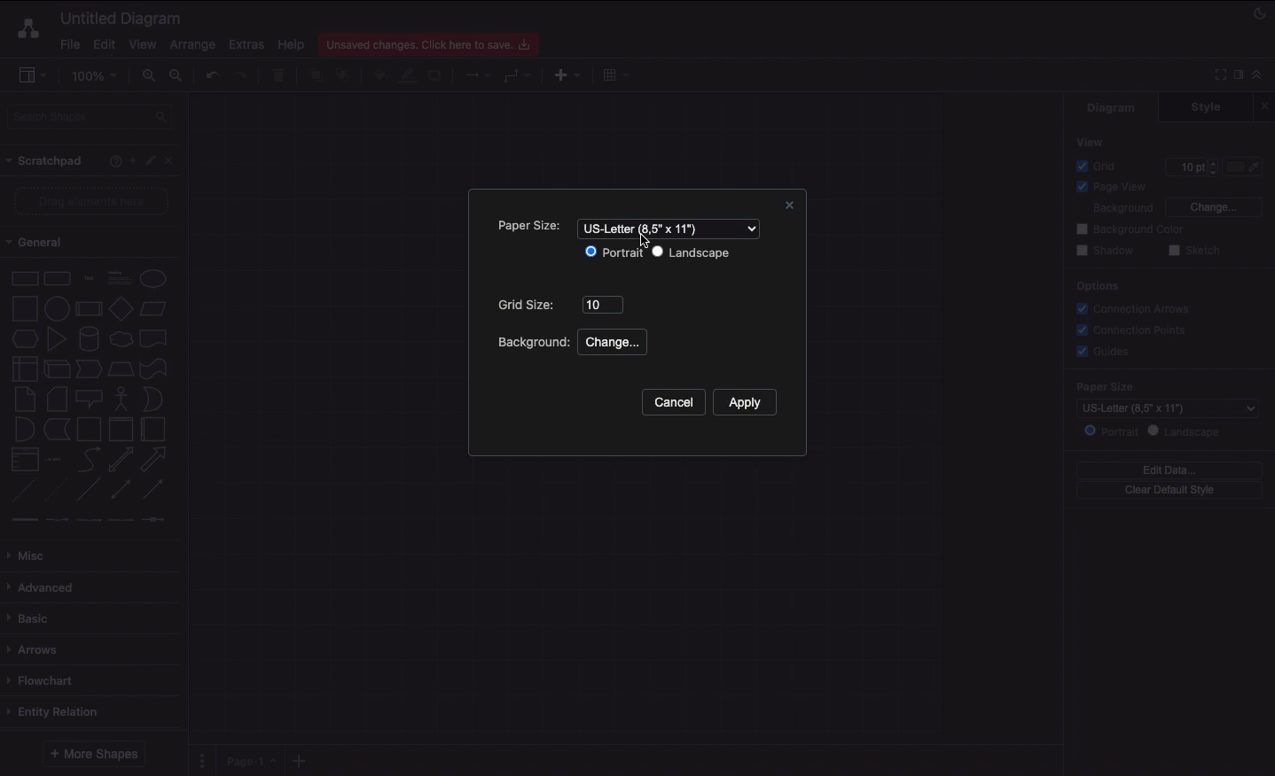  Describe the element at coordinates (291, 43) in the screenshot. I see `Help` at that location.